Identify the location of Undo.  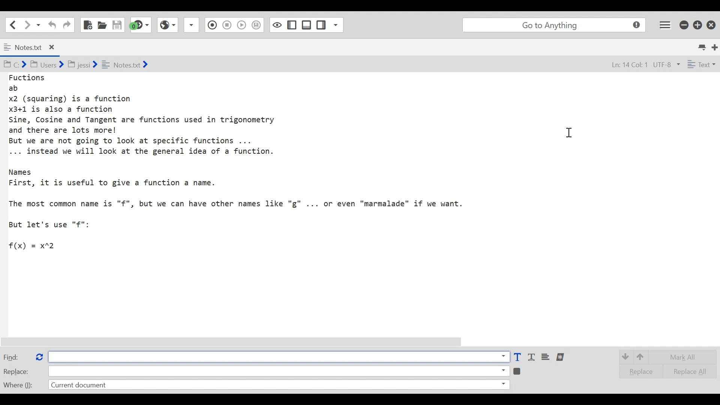
(51, 25).